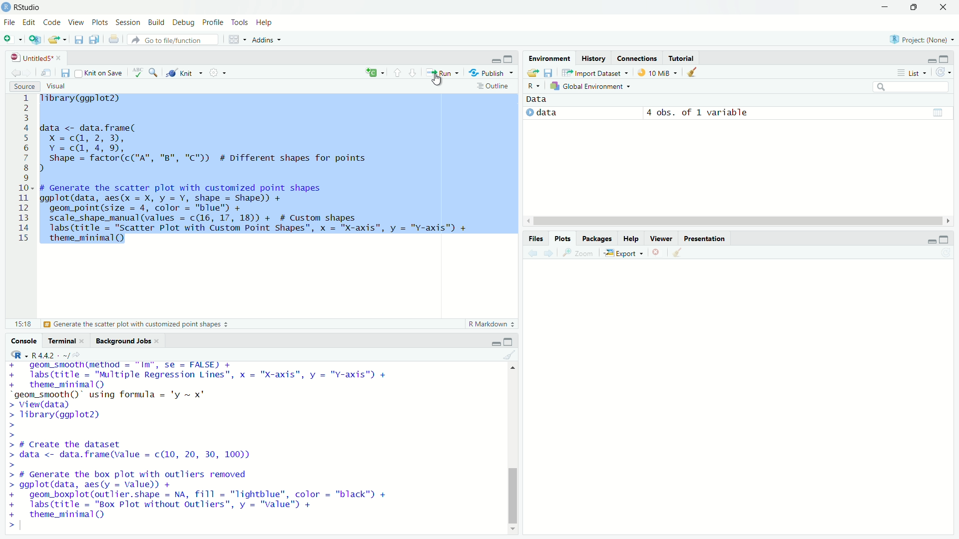  Describe the element at coordinates (944, 59) in the screenshot. I see `maximize` at that location.